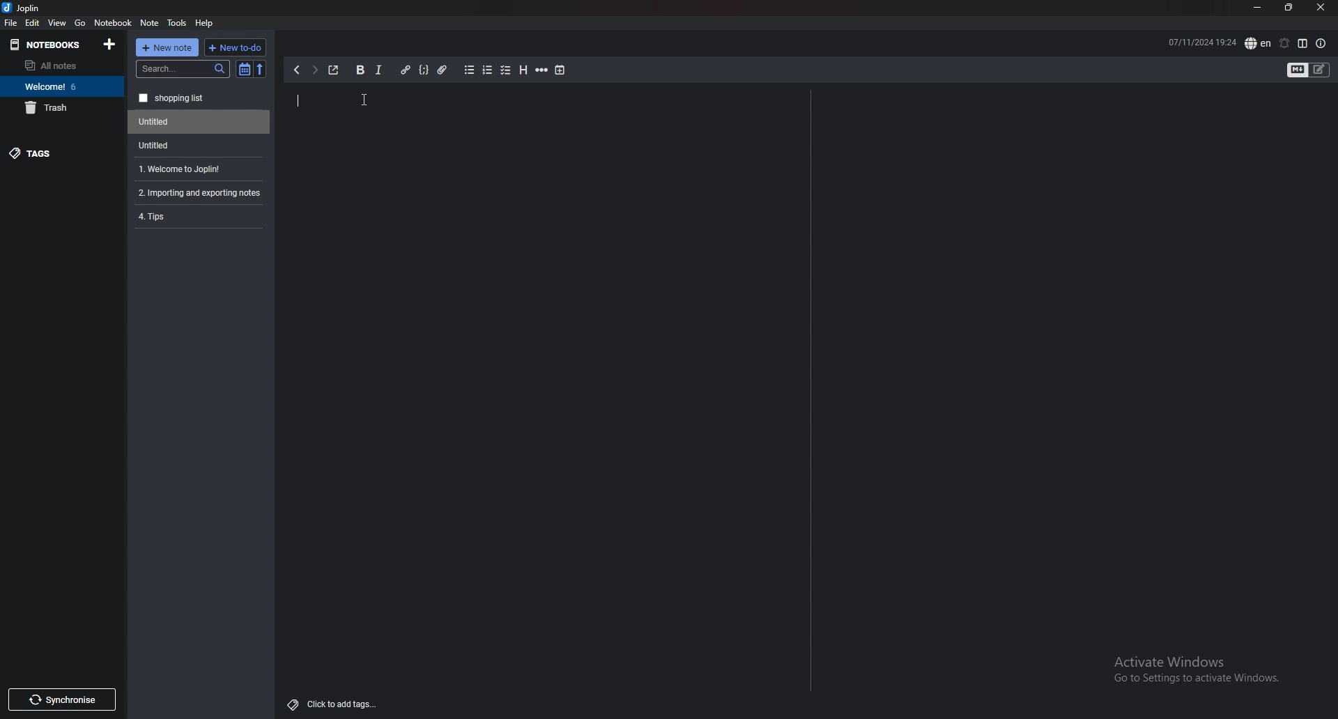  Describe the element at coordinates (1284, 43) in the screenshot. I see `set alarm` at that location.